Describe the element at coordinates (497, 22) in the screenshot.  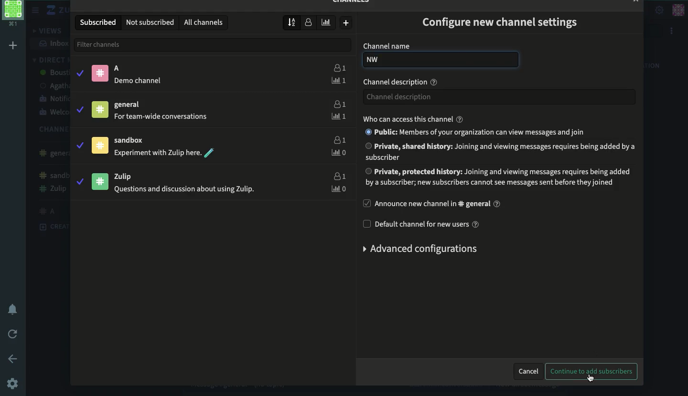
I see `configure new channel settings` at that location.